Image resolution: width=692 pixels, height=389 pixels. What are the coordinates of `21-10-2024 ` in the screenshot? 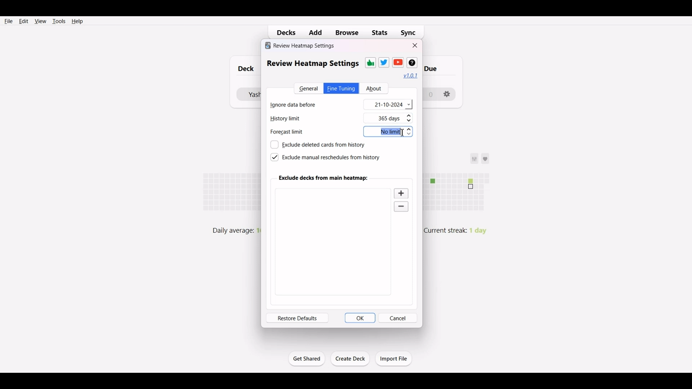 It's located at (388, 104).